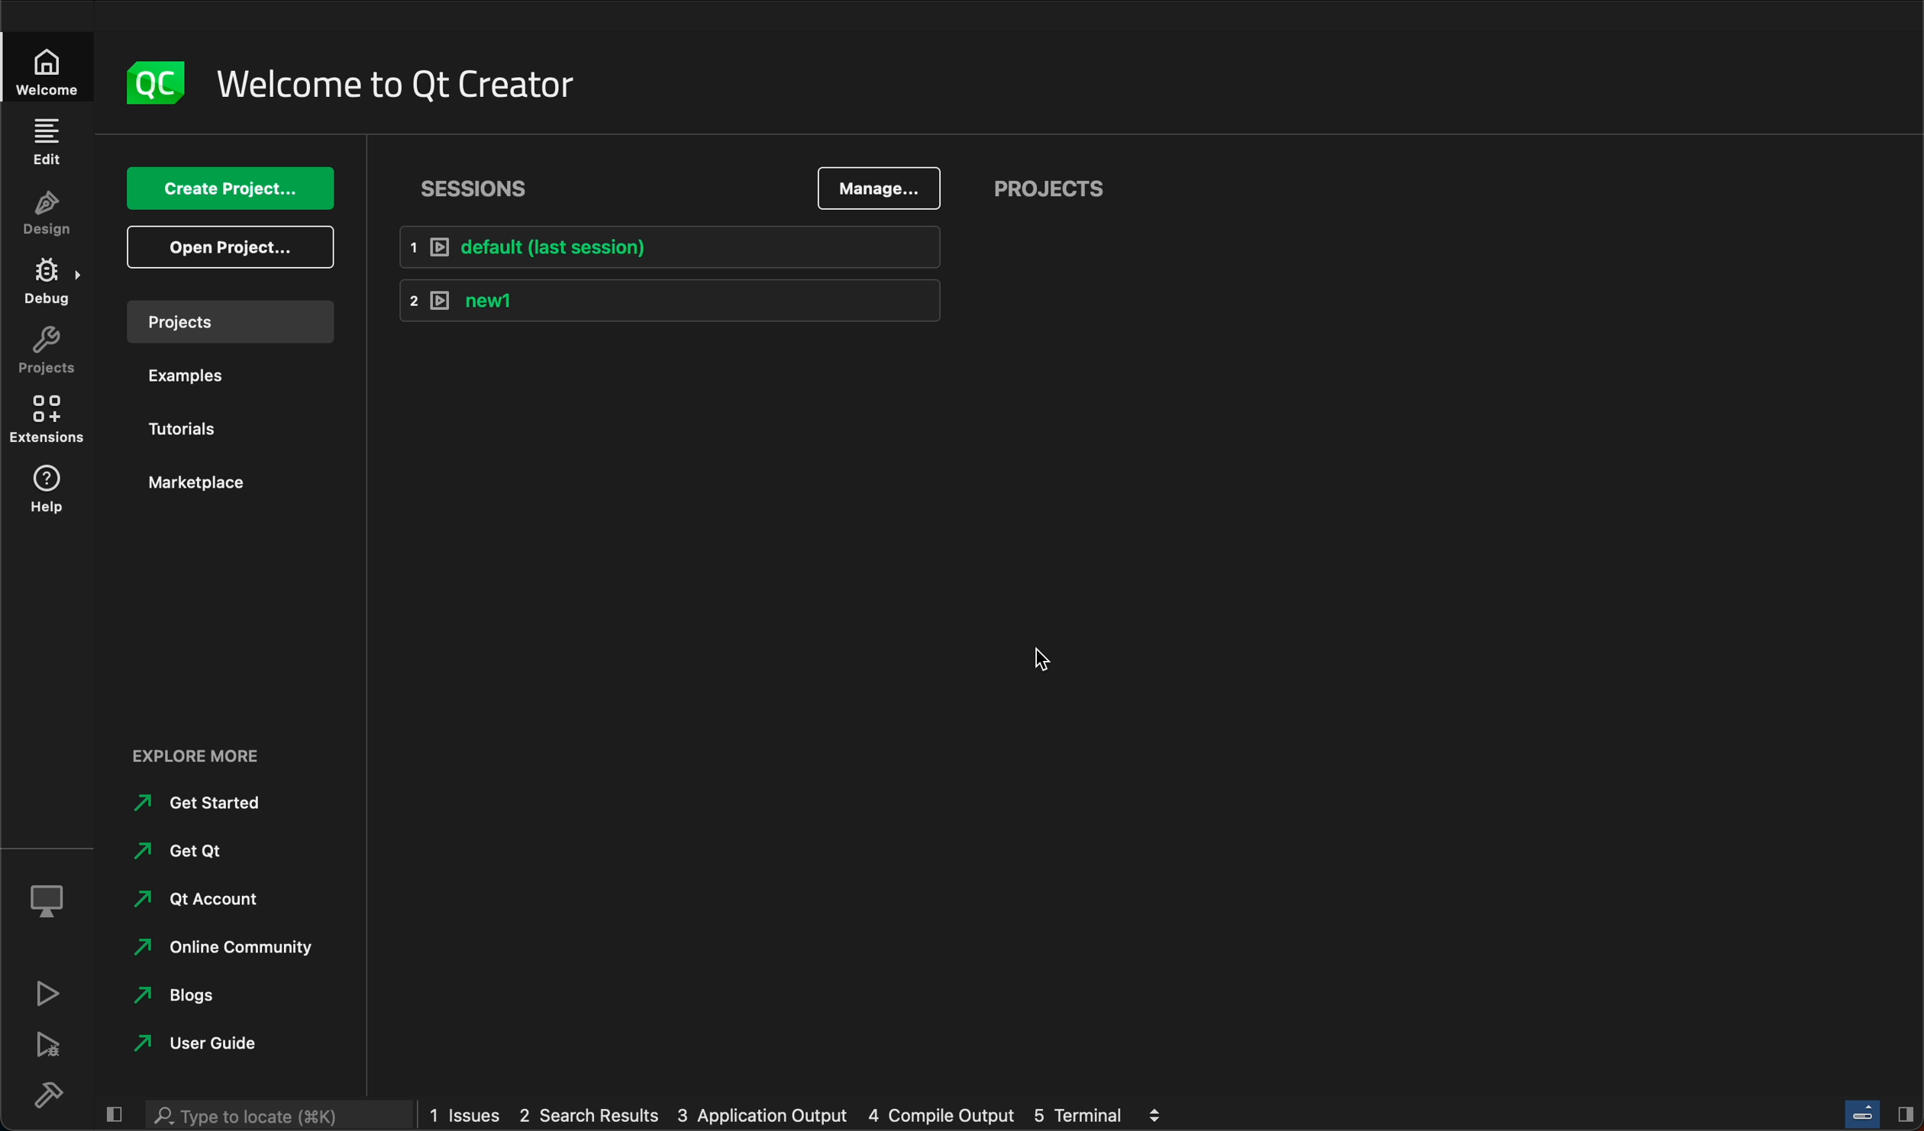  What do you see at coordinates (211, 1045) in the screenshot?
I see `user guide` at bounding box center [211, 1045].